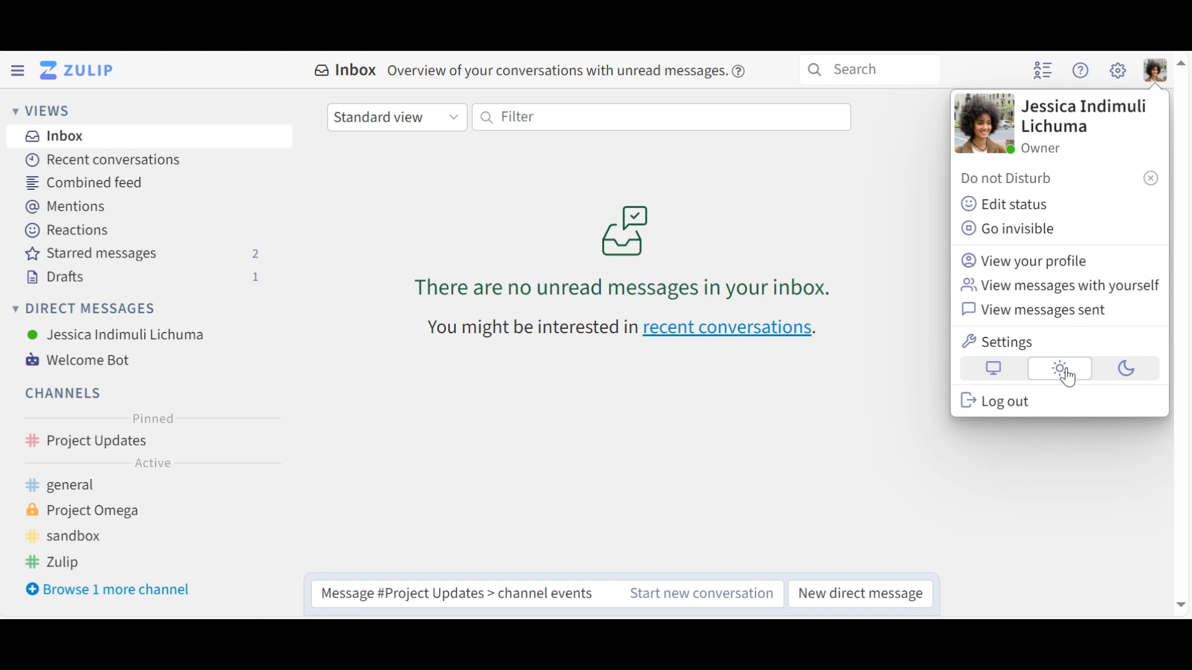 Image resolution: width=1192 pixels, height=670 pixels. I want to click on Jessica Indimuli Lichuma, so click(1083, 118).